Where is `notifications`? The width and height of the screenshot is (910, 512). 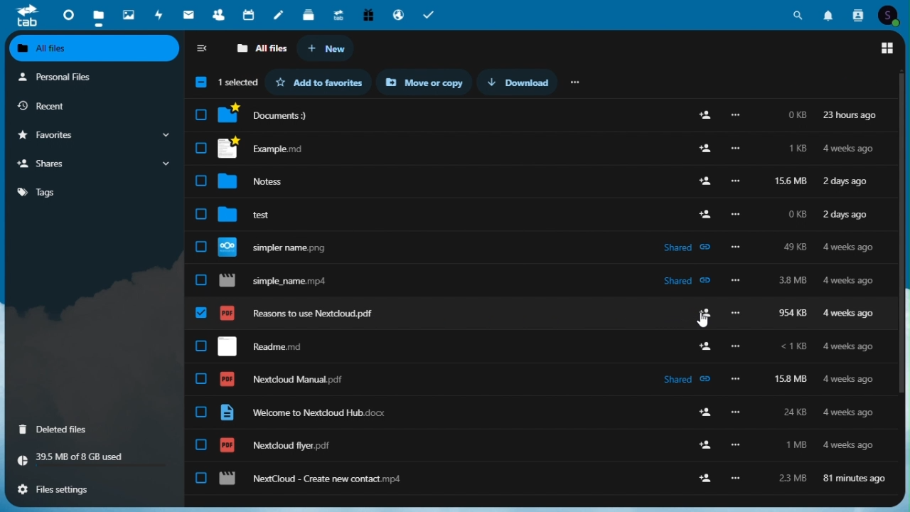
notifications is located at coordinates (829, 14).